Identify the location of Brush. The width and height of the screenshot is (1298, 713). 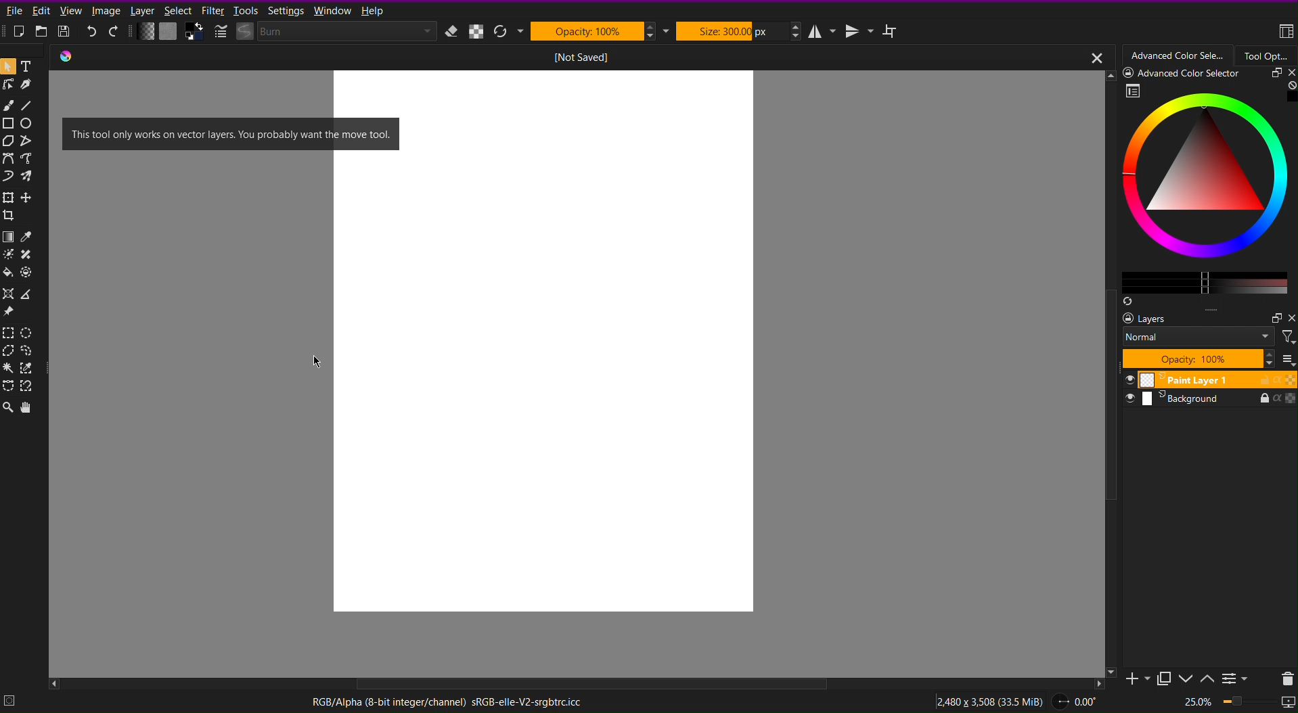
(8, 106).